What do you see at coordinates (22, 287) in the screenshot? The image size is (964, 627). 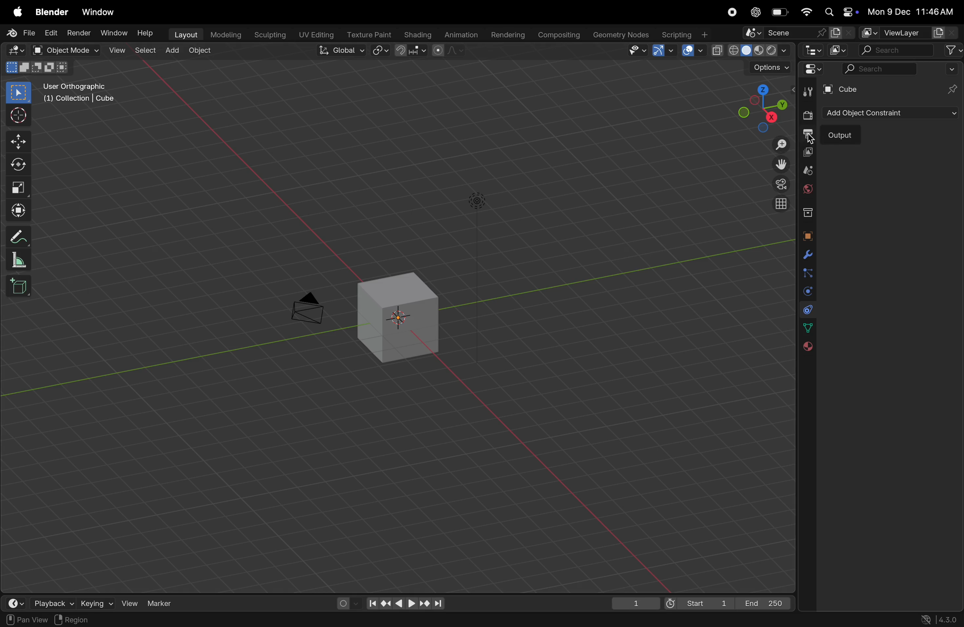 I see `add cube` at bounding box center [22, 287].